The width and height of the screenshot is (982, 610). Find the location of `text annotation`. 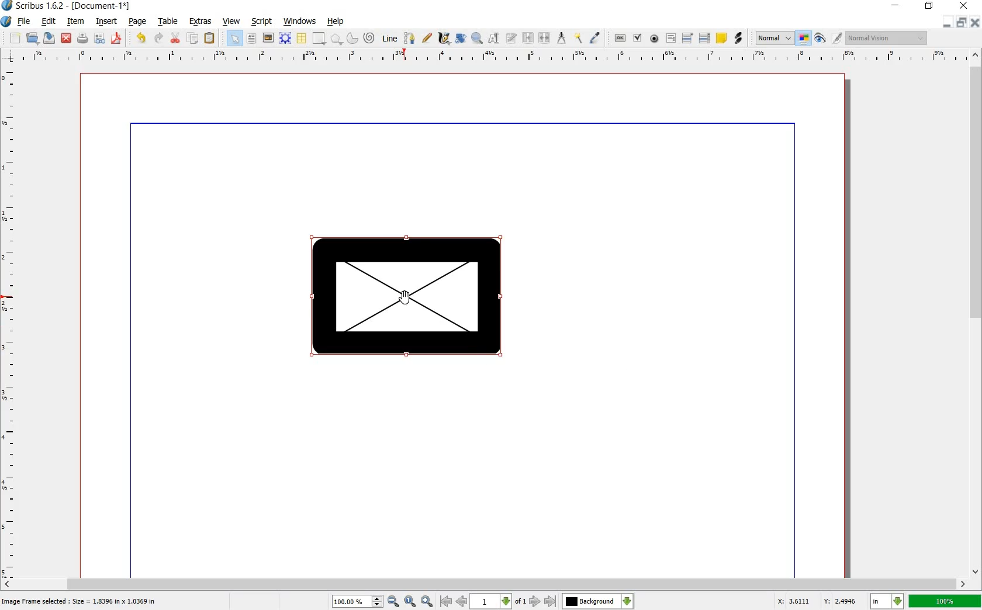

text annotation is located at coordinates (722, 39).